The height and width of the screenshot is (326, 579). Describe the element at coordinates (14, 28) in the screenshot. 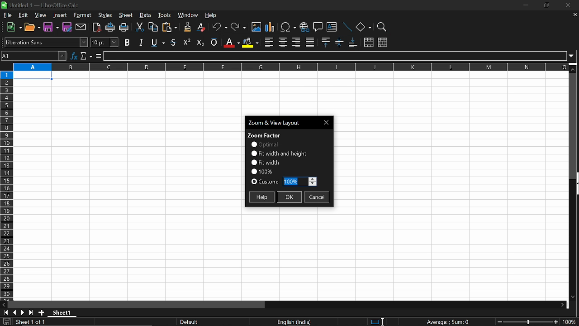

I see `new` at that location.